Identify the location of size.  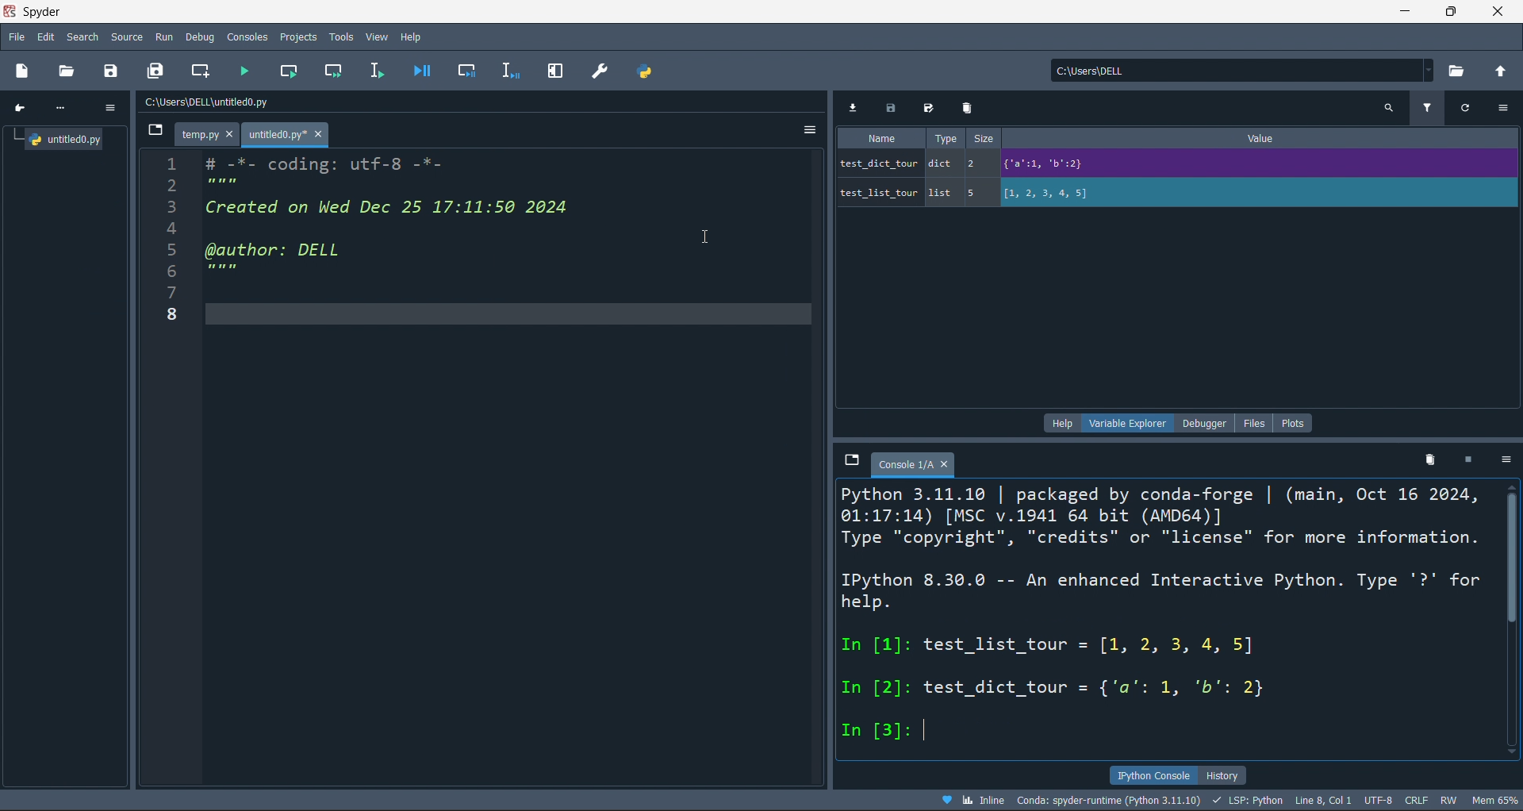
(984, 138).